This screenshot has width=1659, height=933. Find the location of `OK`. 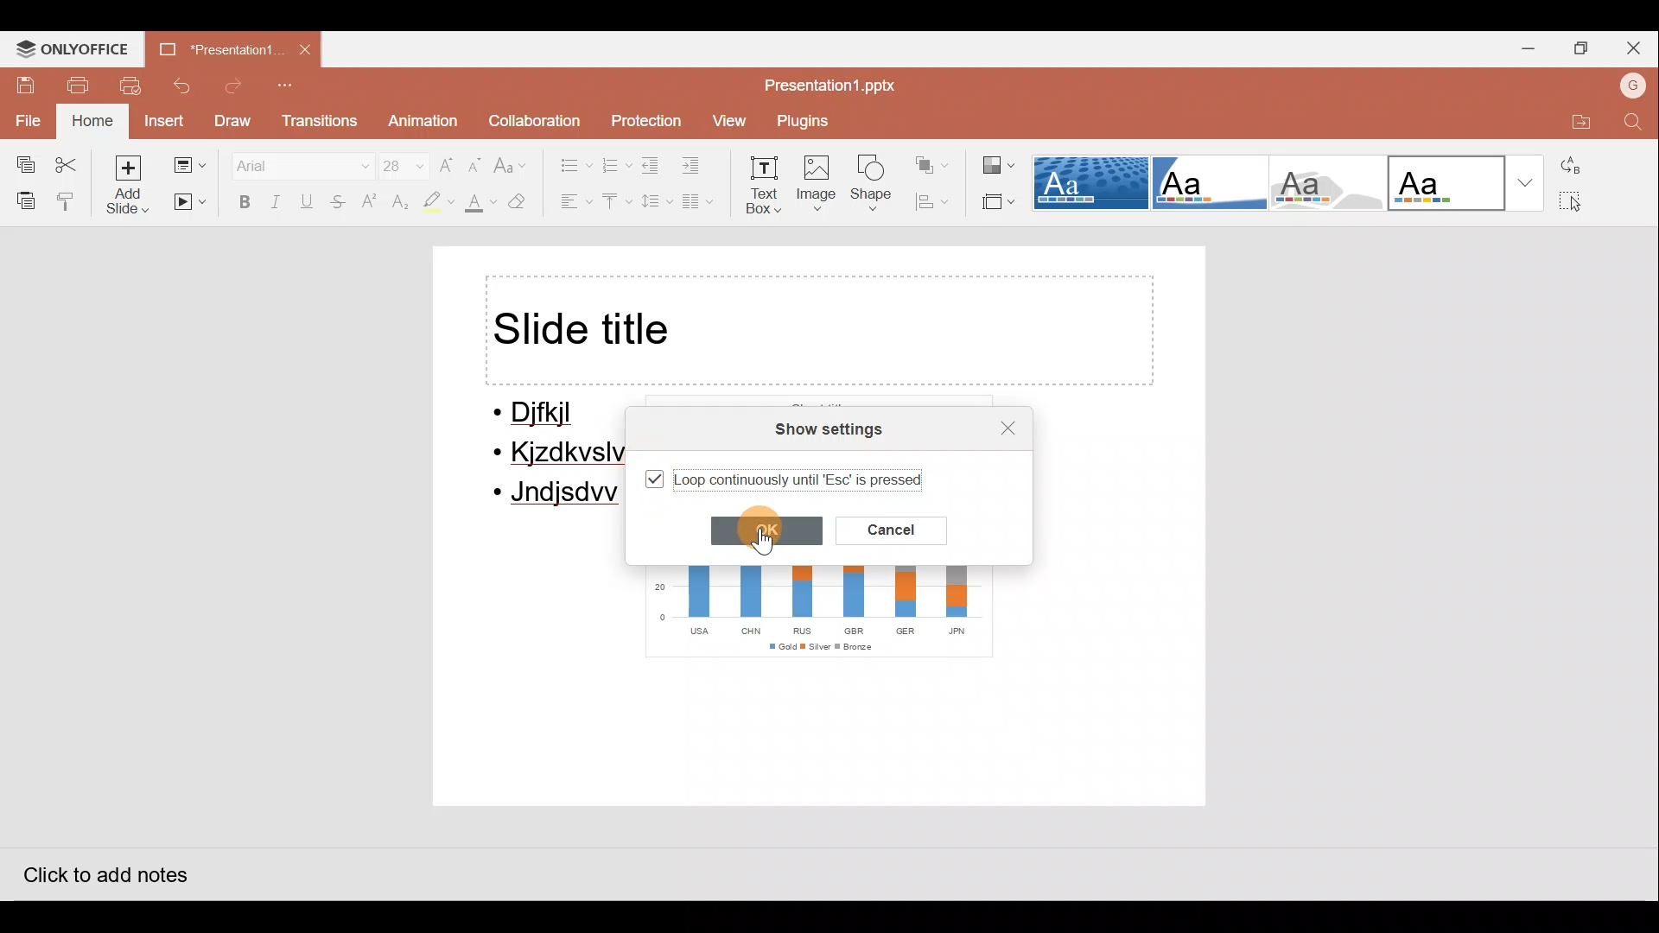

OK is located at coordinates (768, 533).